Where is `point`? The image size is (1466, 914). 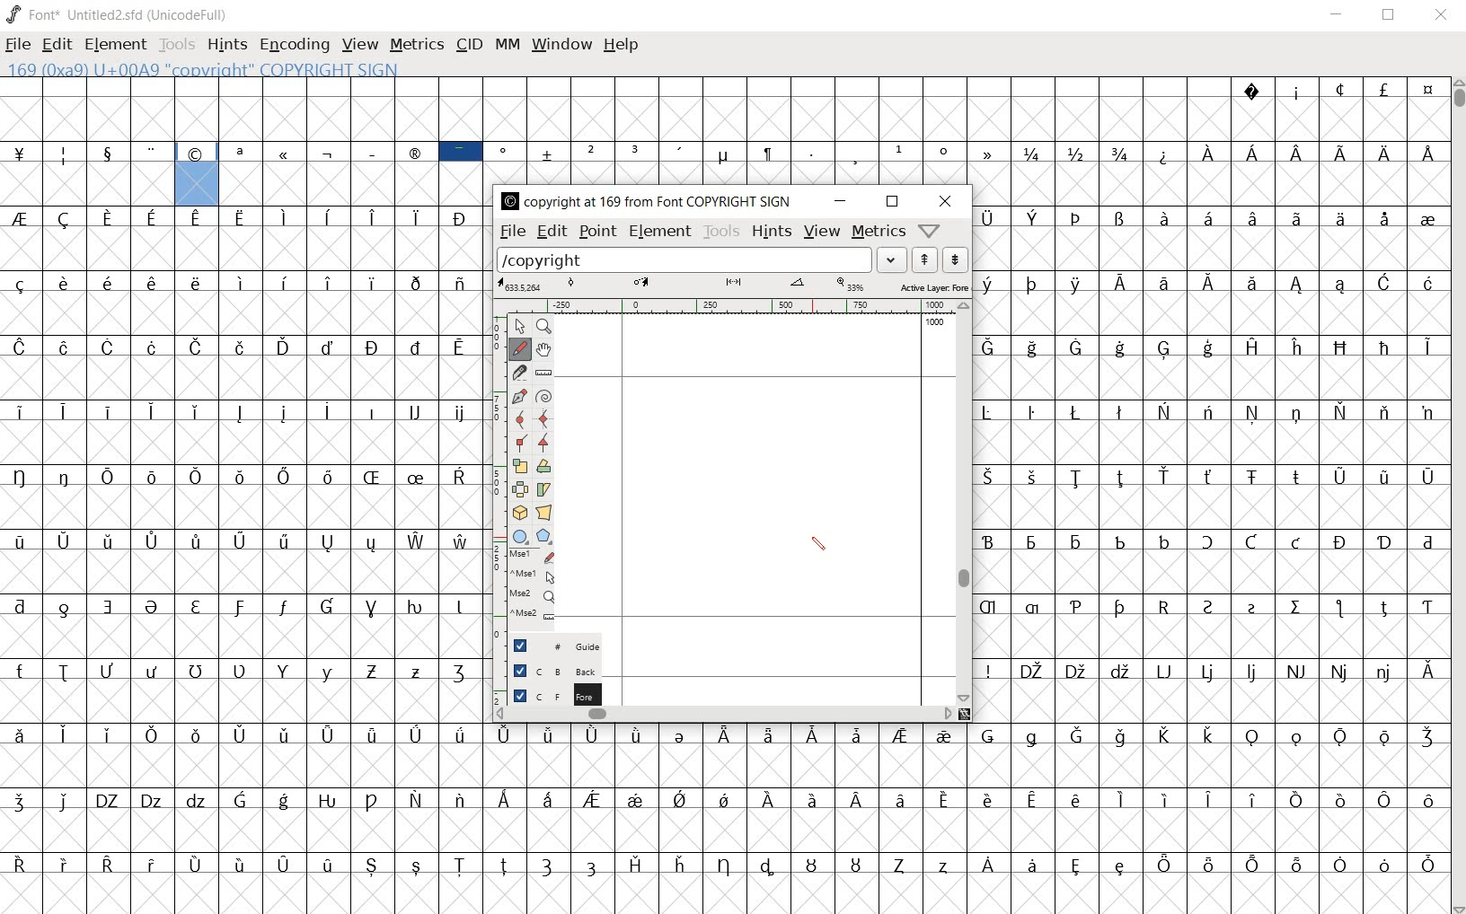 point is located at coordinates (596, 232).